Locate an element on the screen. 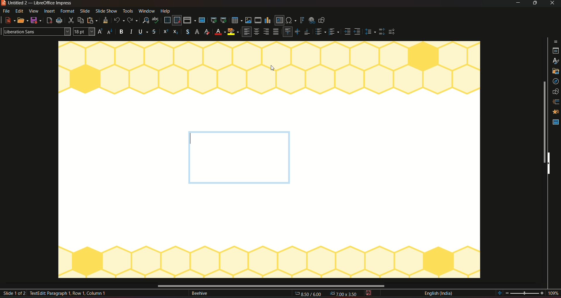 This screenshot has width=561, height=298. properties is located at coordinates (555, 39).